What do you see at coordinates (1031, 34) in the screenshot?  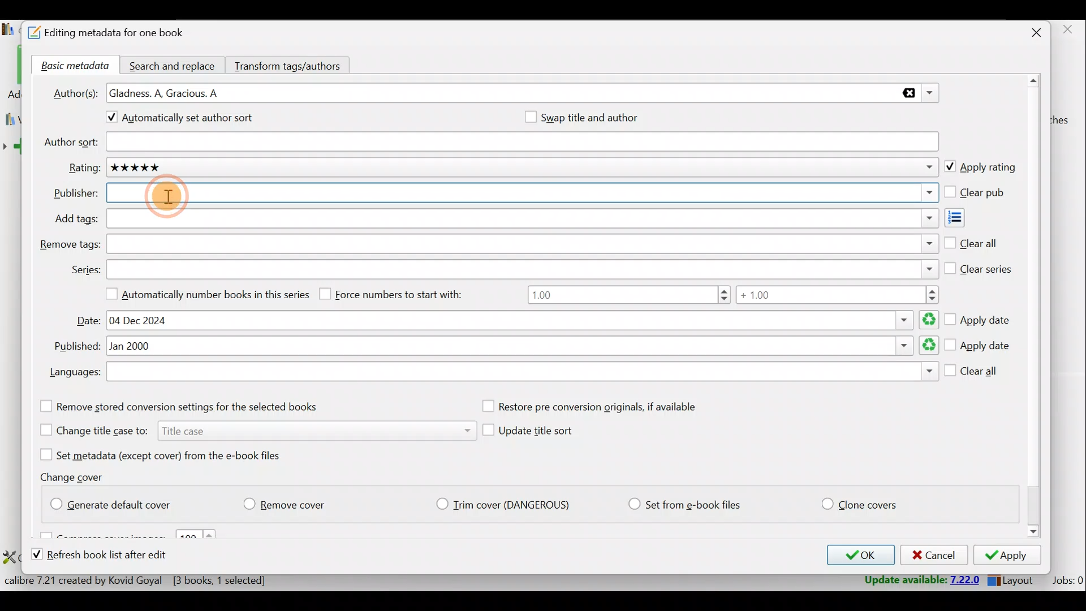 I see `Close` at bounding box center [1031, 34].